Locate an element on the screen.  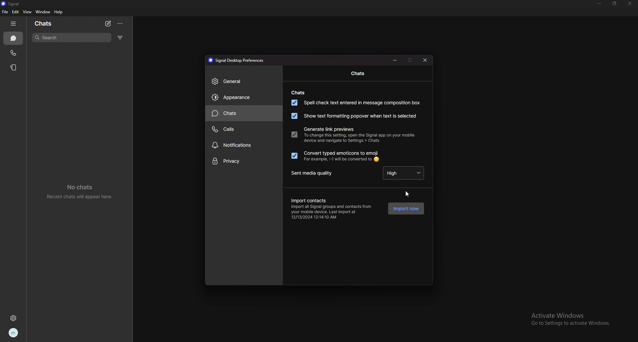
cursor is located at coordinates (407, 193).